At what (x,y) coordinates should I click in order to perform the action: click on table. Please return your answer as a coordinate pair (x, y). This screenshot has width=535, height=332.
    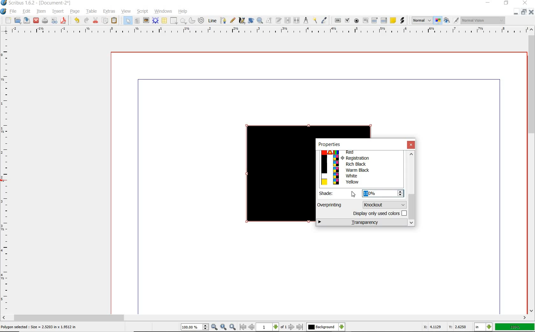
    Looking at the image, I should click on (164, 20).